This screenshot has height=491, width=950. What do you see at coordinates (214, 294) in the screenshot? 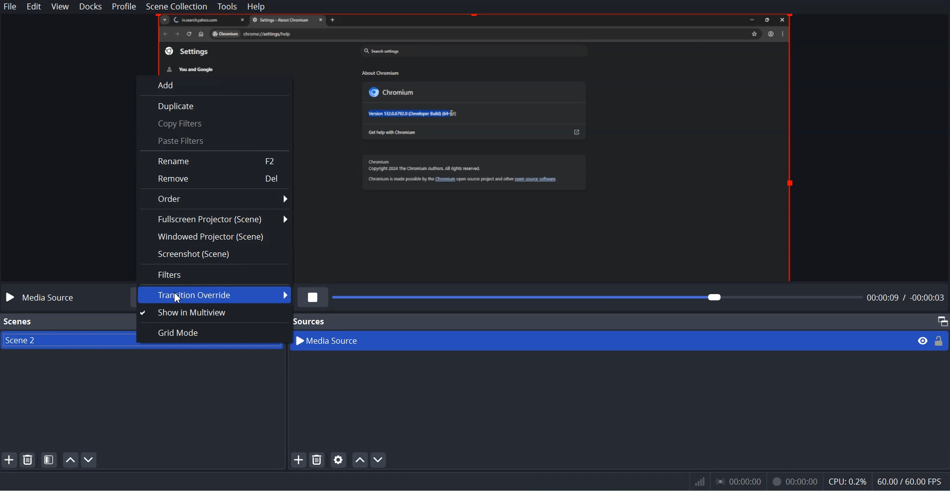
I see `Transition Override` at bounding box center [214, 294].